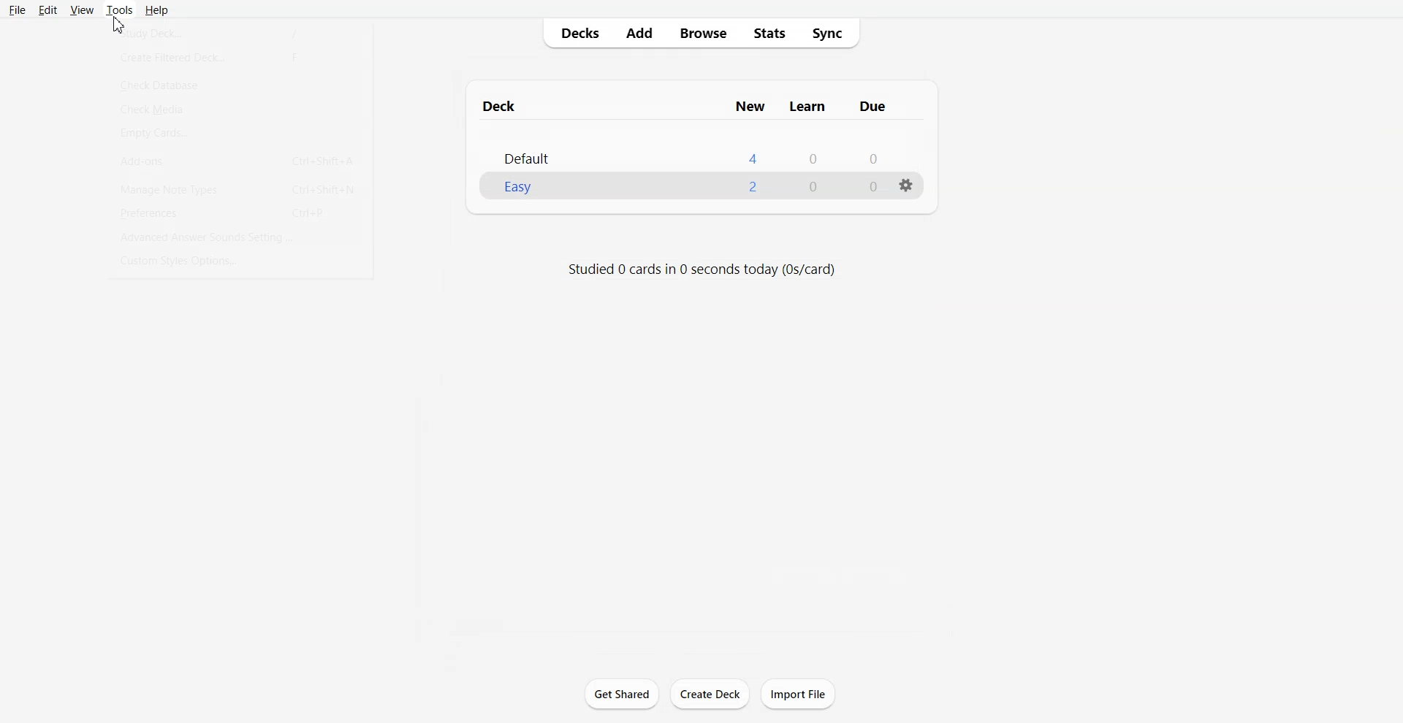 This screenshot has width=1403, height=723. What do you see at coordinates (769, 34) in the screenshot?
I see `Stats` at bounding box center [769, 34].